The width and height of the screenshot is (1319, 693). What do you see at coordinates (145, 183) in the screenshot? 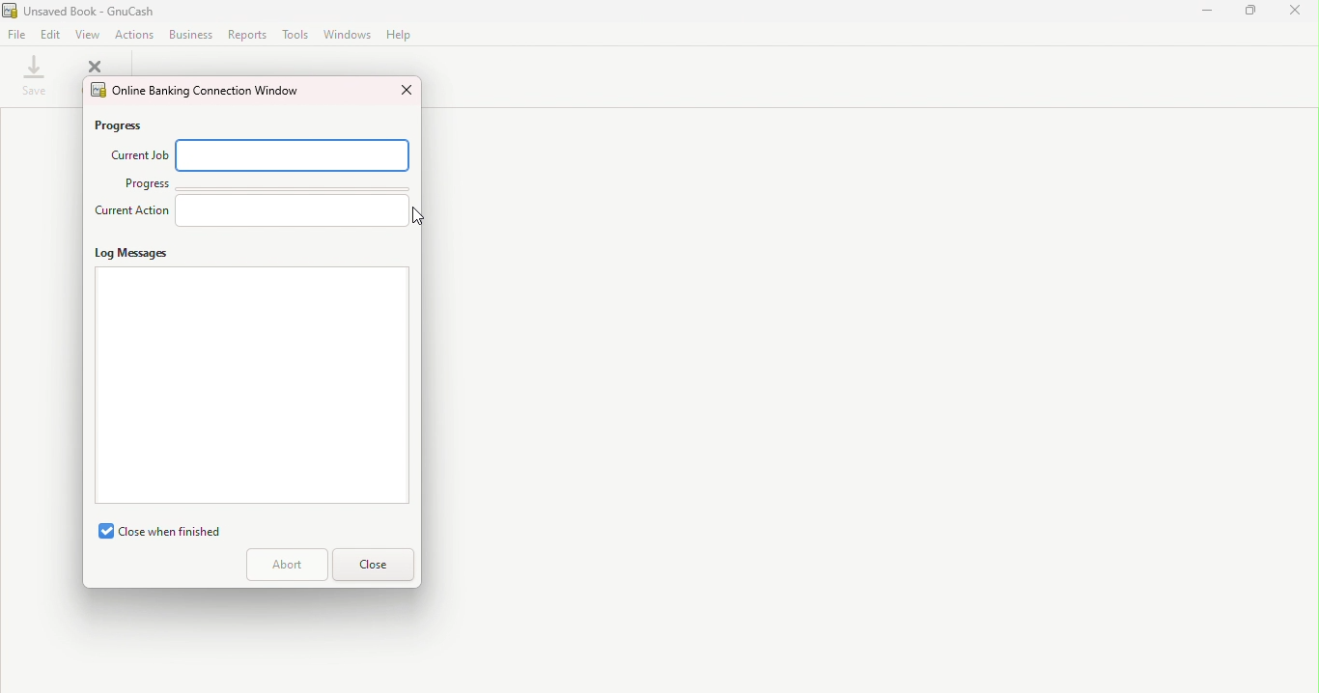
I see `Progress` at bounding box center [145, 183].